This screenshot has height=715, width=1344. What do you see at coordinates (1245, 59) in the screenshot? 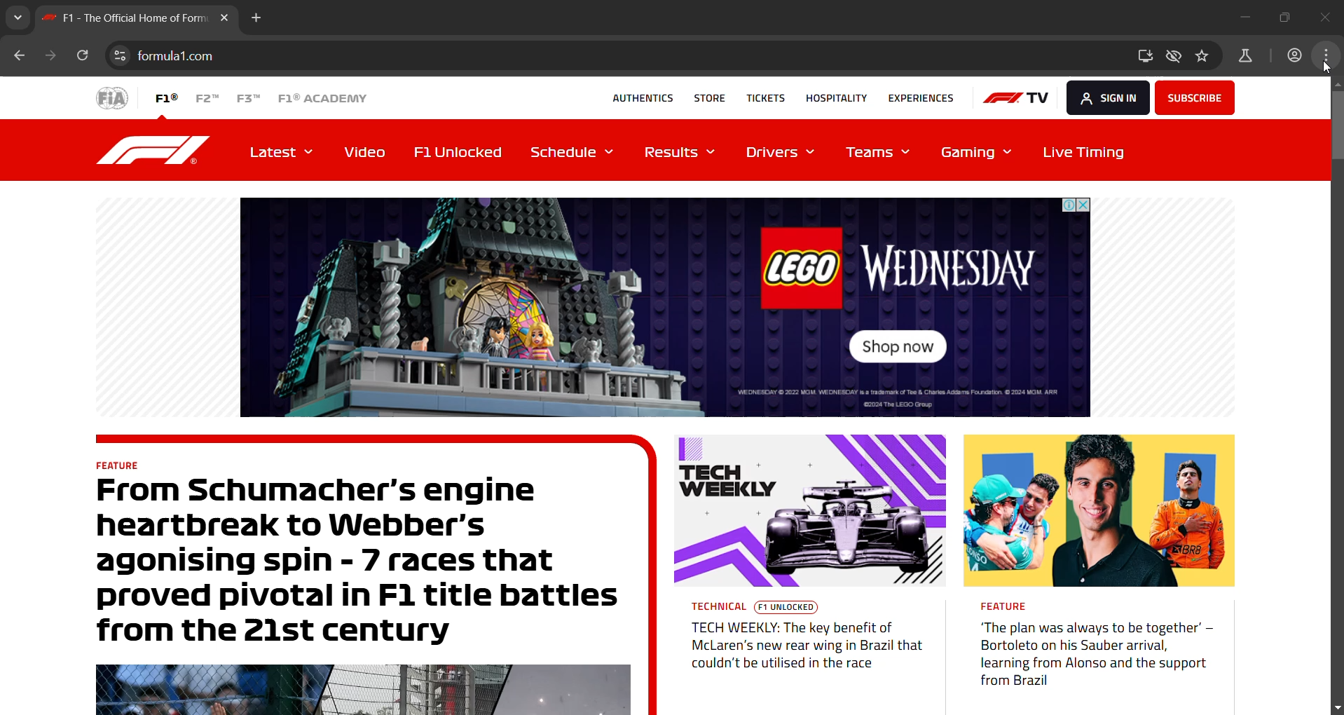
I see `chrome labs` at bounding box center [1245, 59].